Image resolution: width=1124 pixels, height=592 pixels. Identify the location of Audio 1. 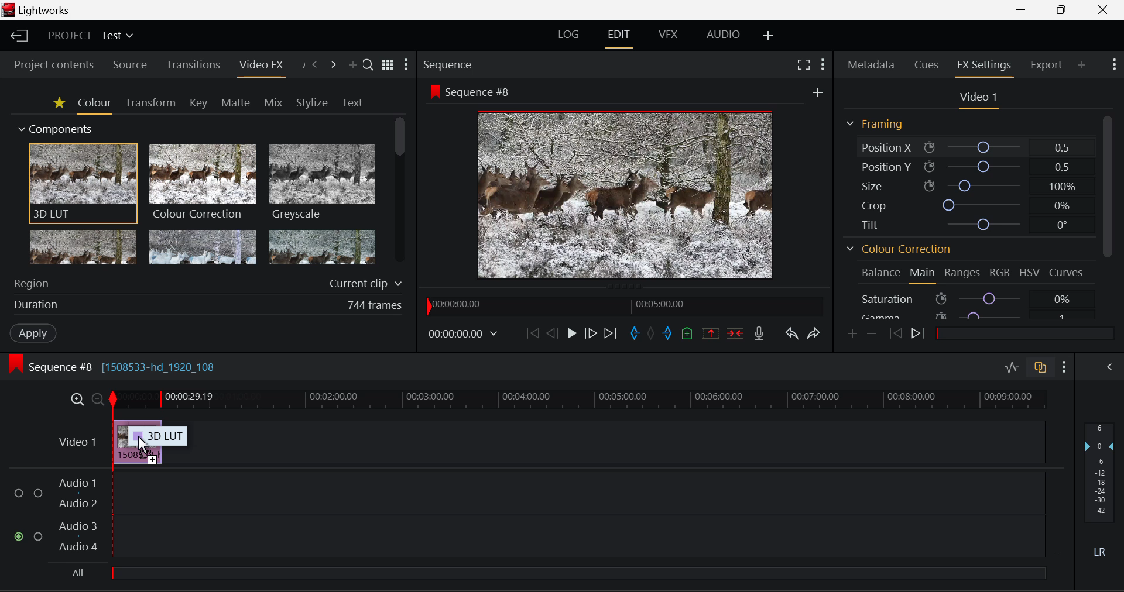
(80, 482).